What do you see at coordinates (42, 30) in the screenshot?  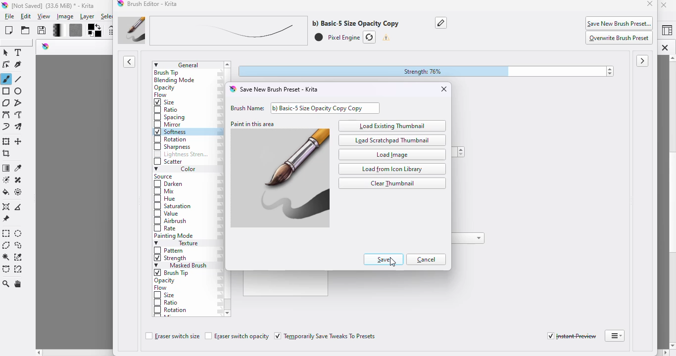 I see `save` at bounding box center [42, 30].